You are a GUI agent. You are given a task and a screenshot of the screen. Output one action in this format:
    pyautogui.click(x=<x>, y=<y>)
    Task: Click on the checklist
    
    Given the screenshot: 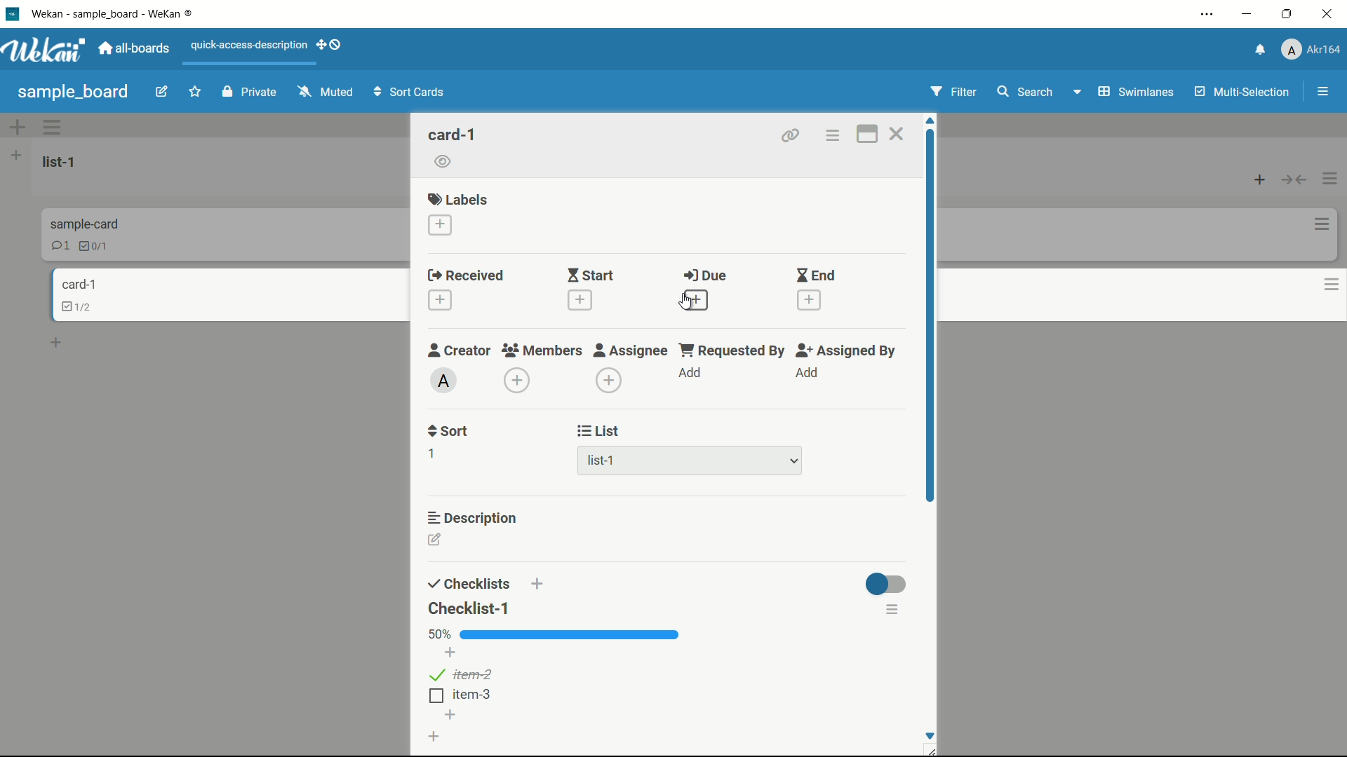 What is the action you would take?
    pyautogui.click(x=73, y=308)
    